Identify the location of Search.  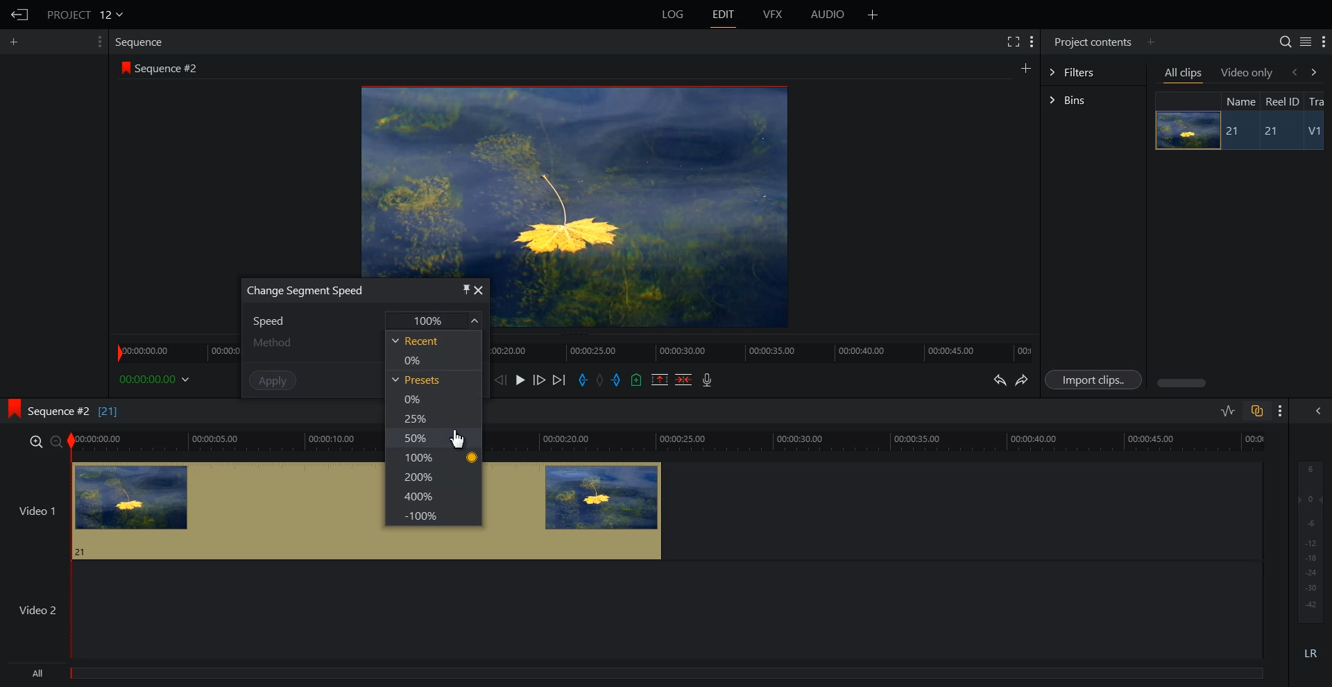
(1285, 42).